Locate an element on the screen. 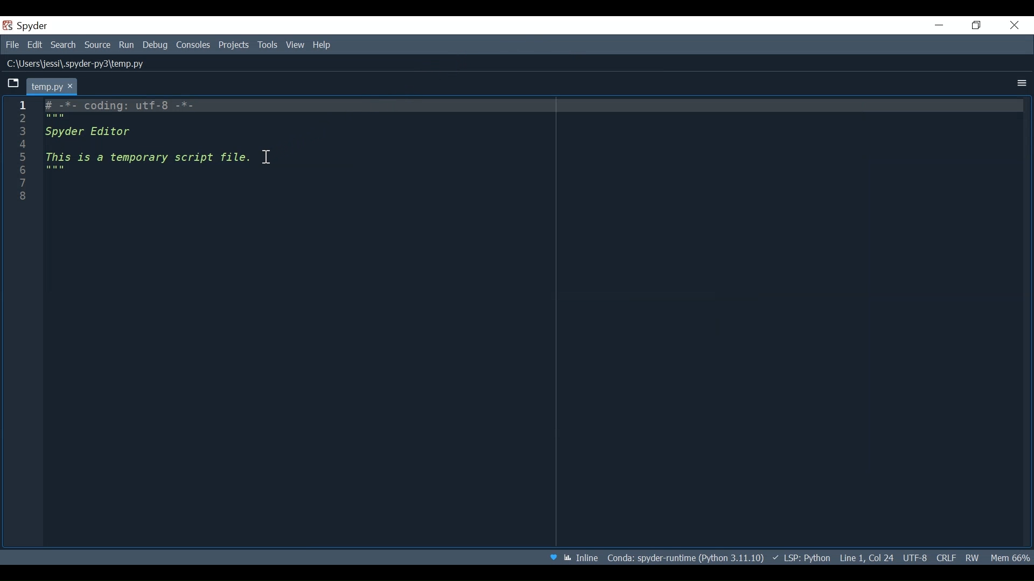  More Options is located at coordinates (1021, 83).